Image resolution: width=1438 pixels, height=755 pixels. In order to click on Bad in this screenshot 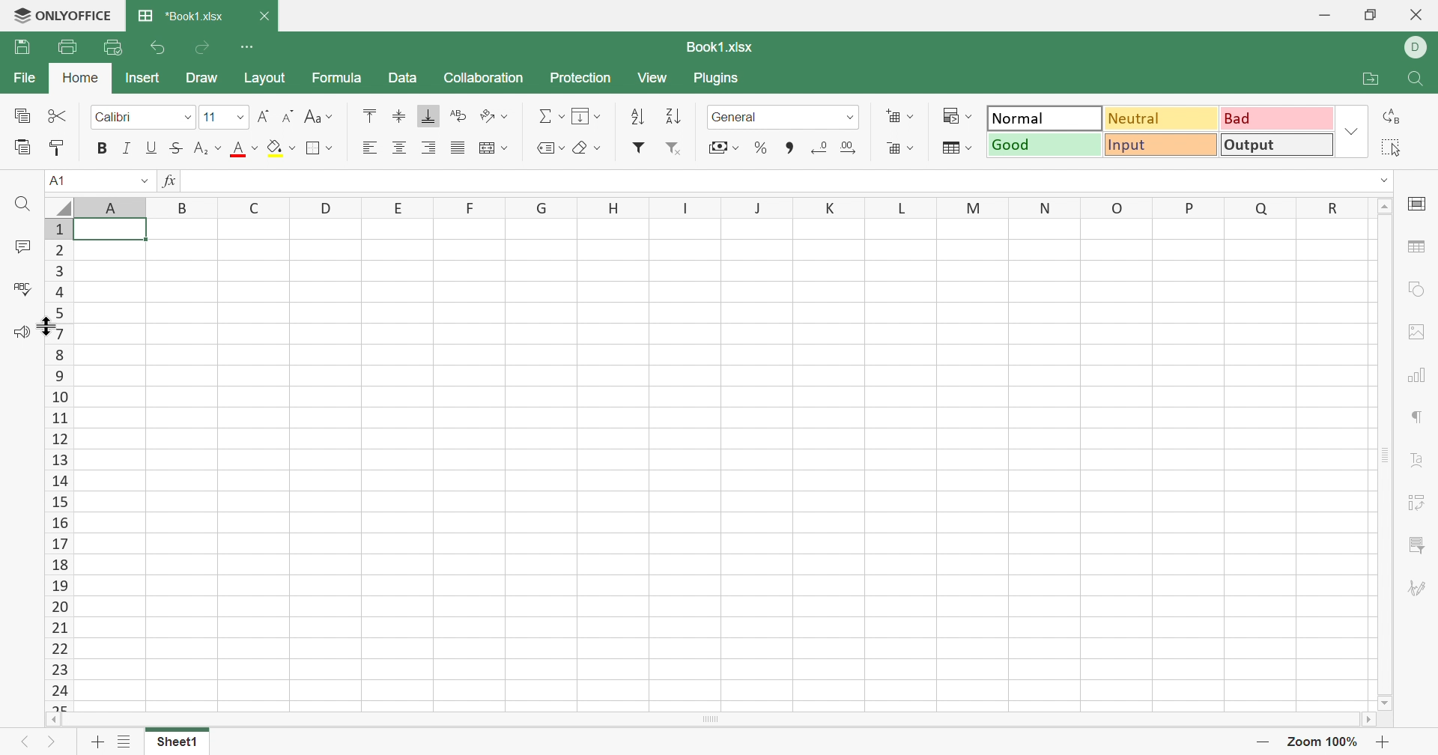, I will do `click(1278, 118)`.